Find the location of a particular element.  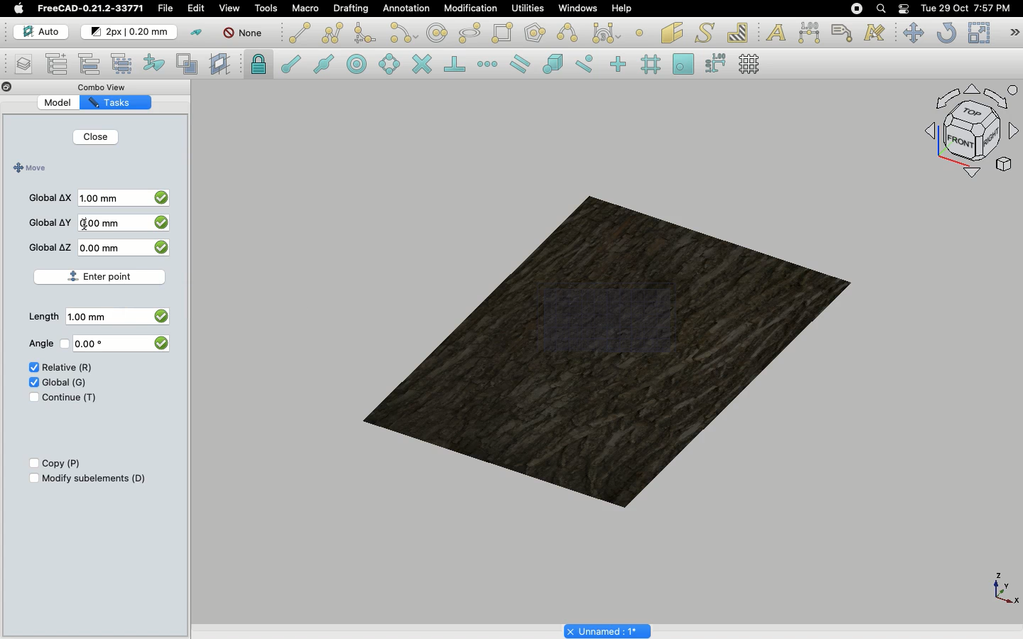

Global Z is located at coordinates (50, 247).